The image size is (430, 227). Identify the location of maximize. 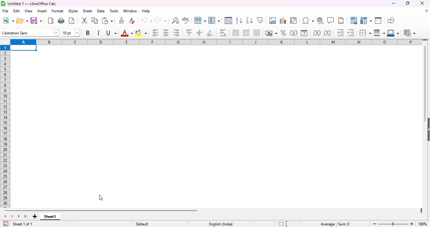
(408, 3).